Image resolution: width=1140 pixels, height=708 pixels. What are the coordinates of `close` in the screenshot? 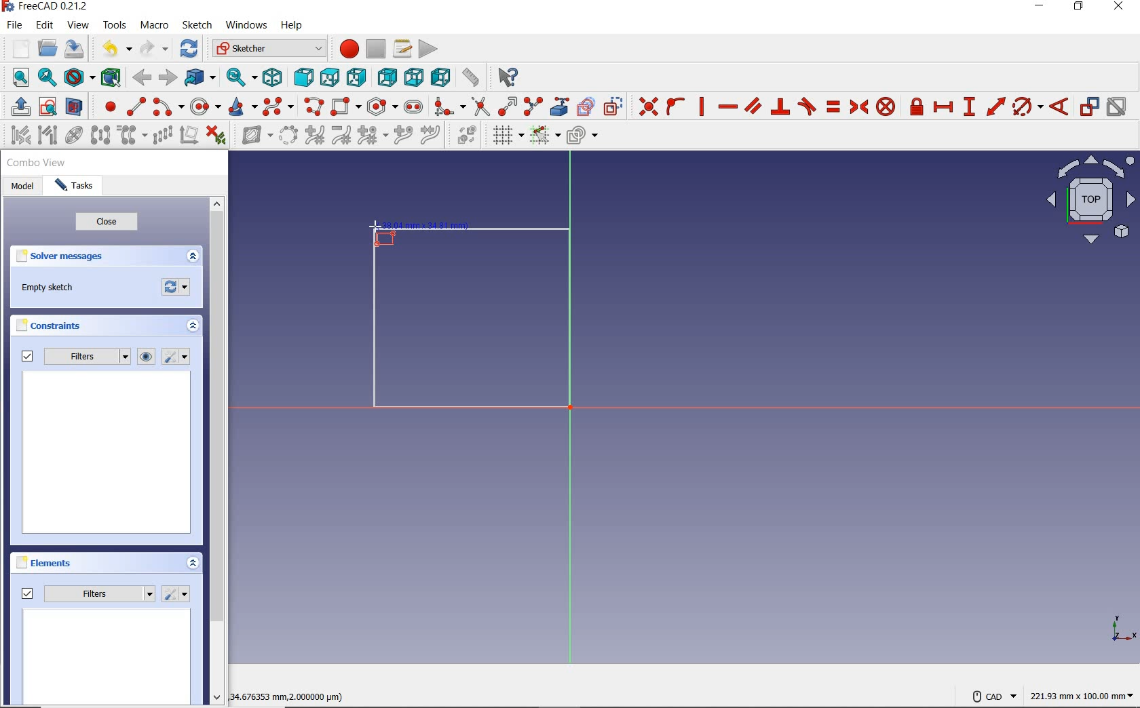 It's located at (107, 224).